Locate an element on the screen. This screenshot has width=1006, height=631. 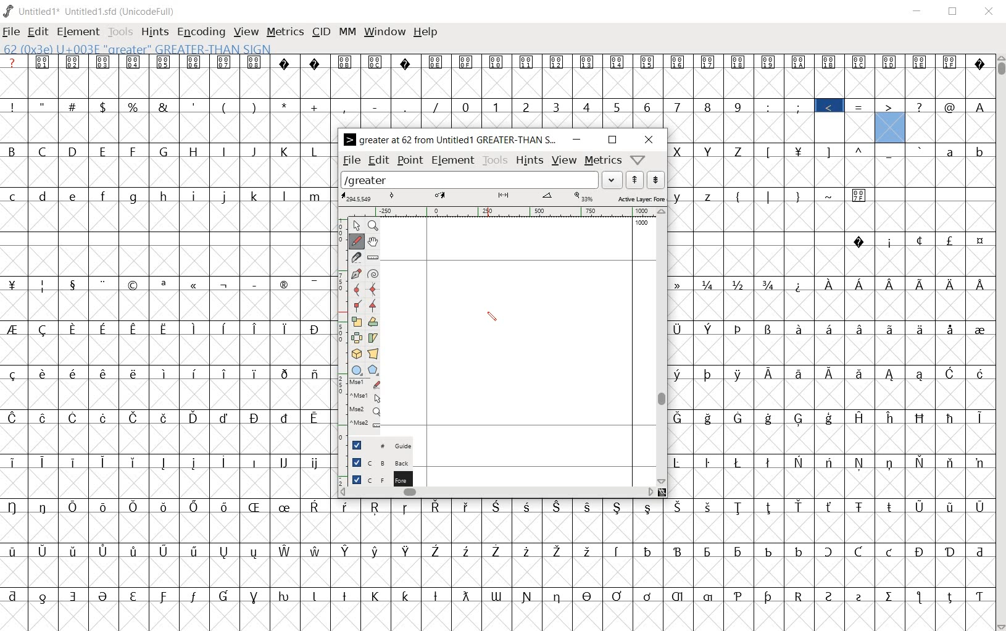
scroll by hand is located at coordinates (372, 241).